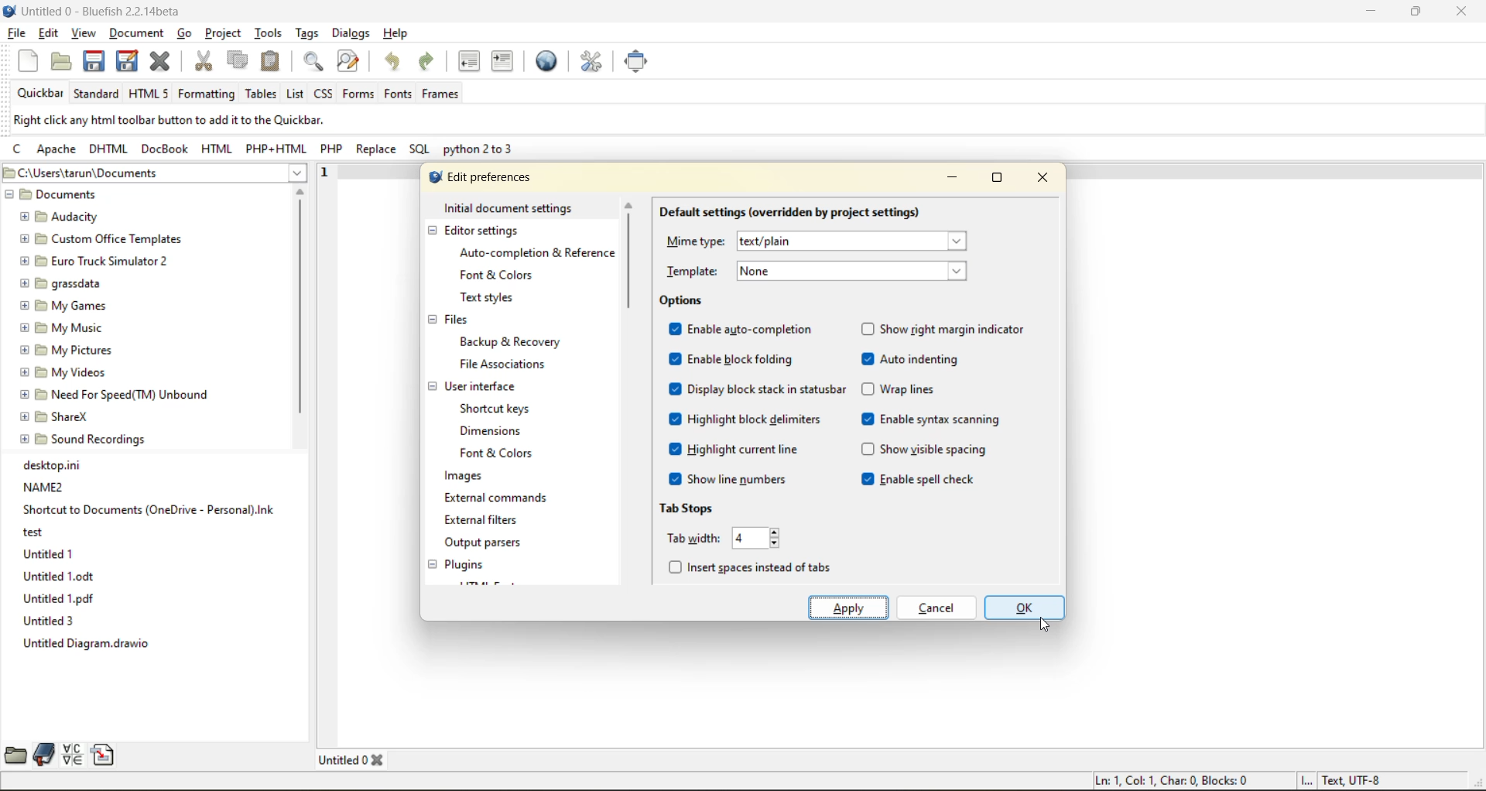 The image size is (1486, 791). I want to click on show visible spacing, so click(925, 452).